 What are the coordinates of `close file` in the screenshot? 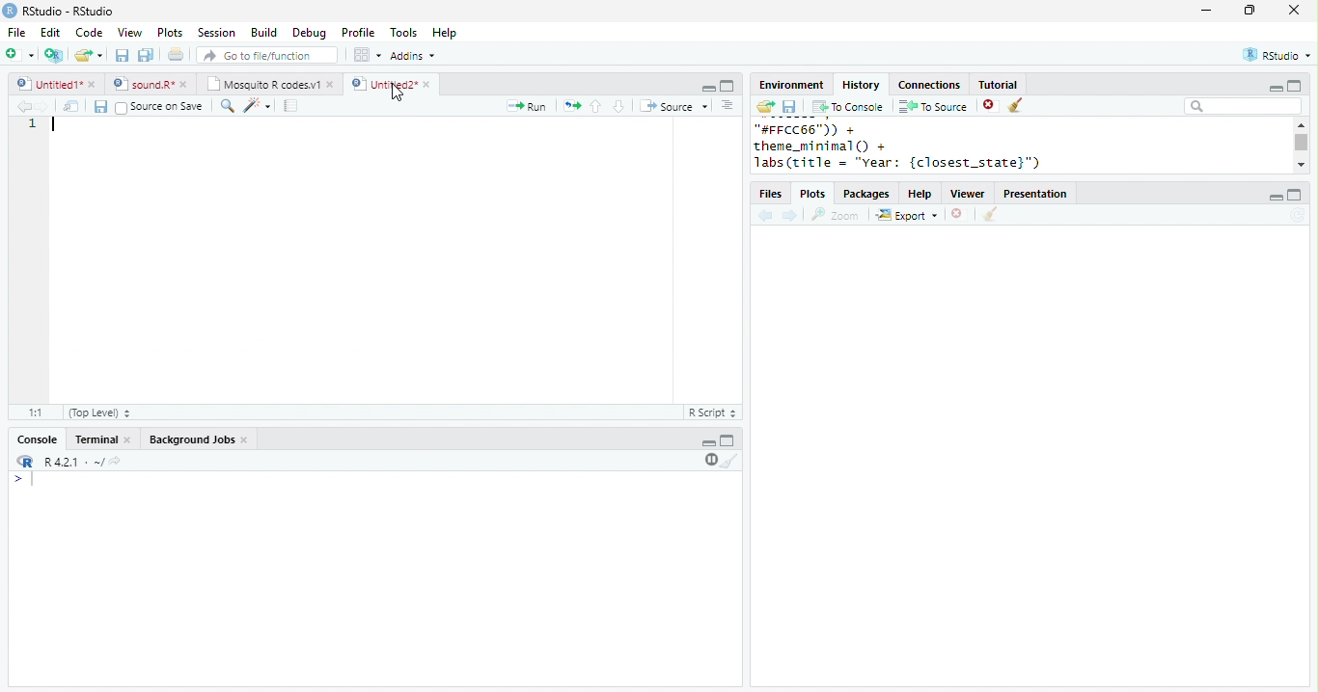 It's located at (960, 215).